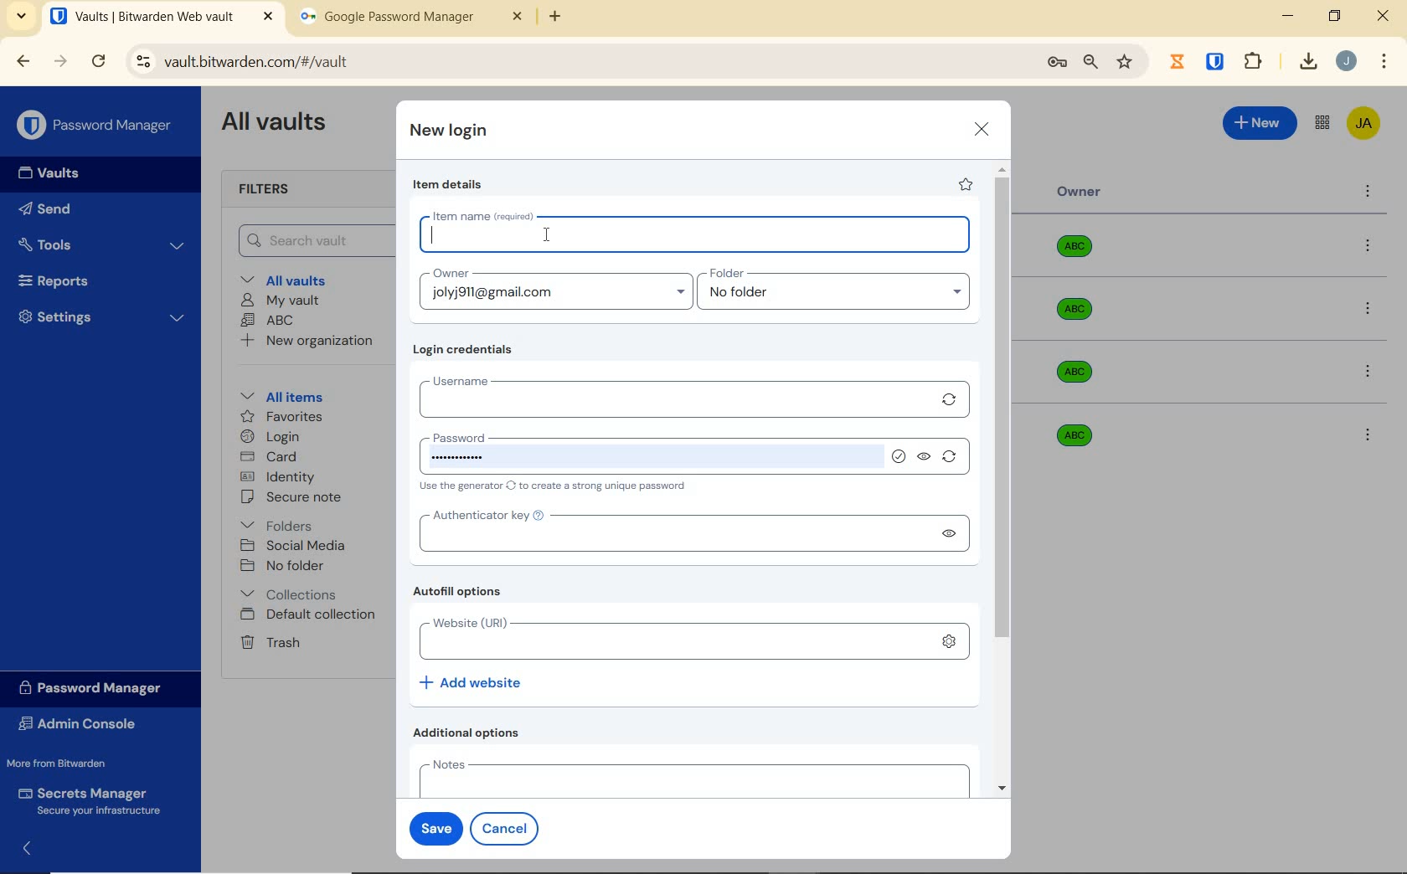 The image size is (1407, 874). Describe the element at coordinates (1287, 16) in the screenshot. I see `minimize` at that location.